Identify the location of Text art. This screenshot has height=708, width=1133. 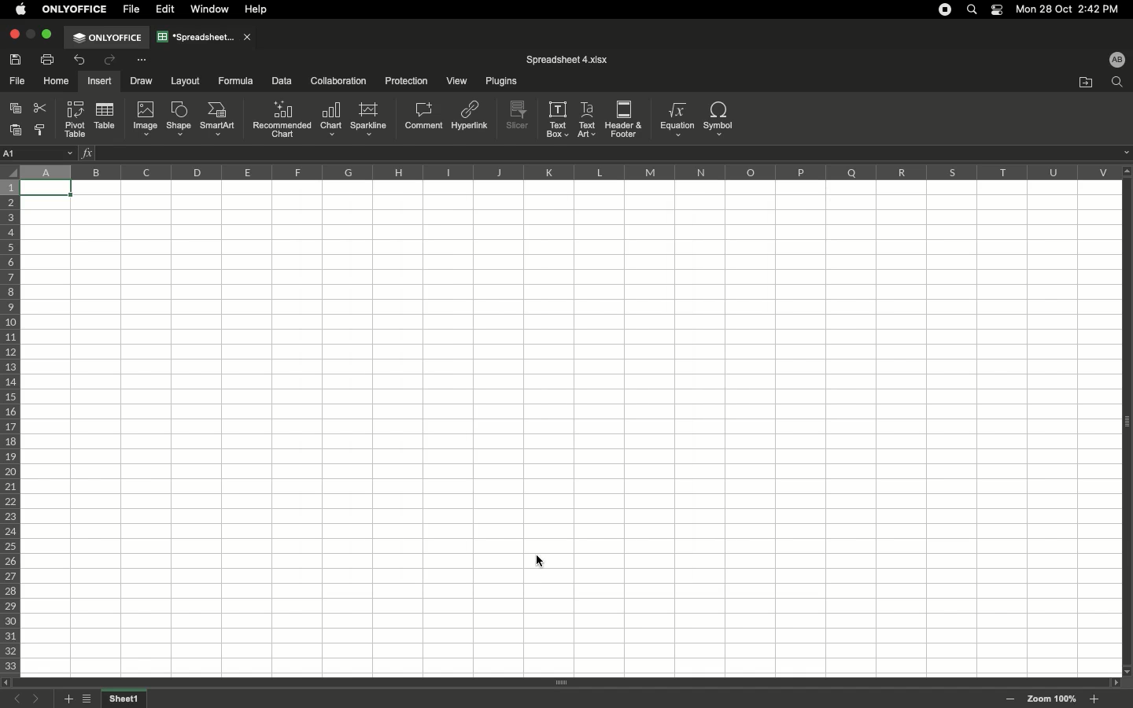
(588, 118).